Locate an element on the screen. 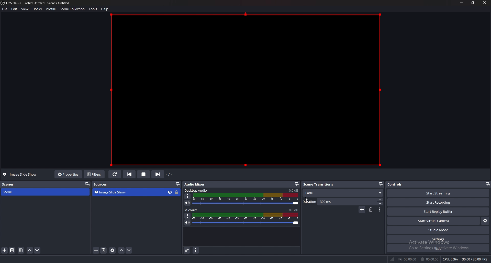  remove source is located at coordinates (104, 250).